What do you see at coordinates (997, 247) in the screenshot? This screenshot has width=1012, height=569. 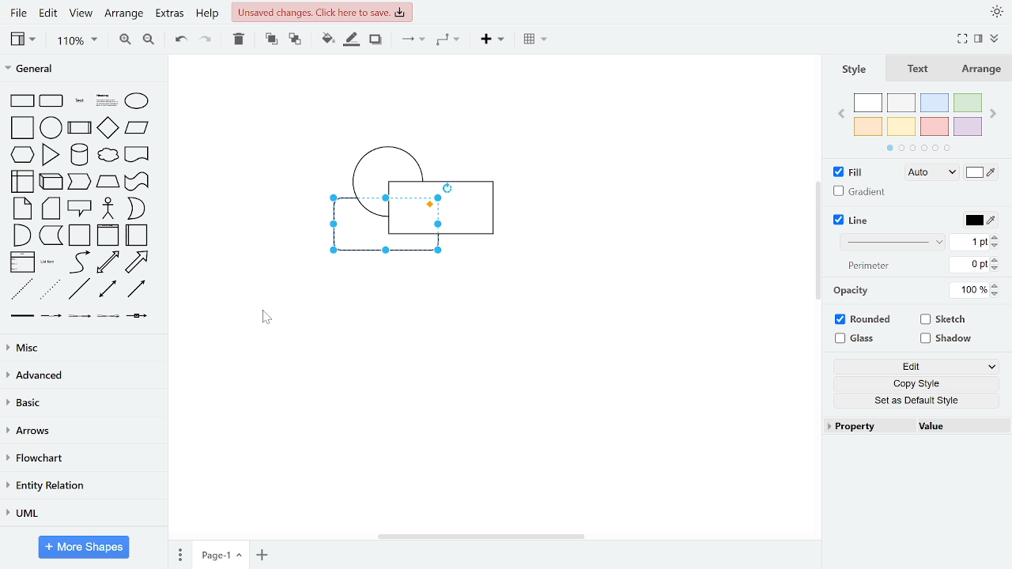 I see `decrease line width` at bounding box center [997, 247].